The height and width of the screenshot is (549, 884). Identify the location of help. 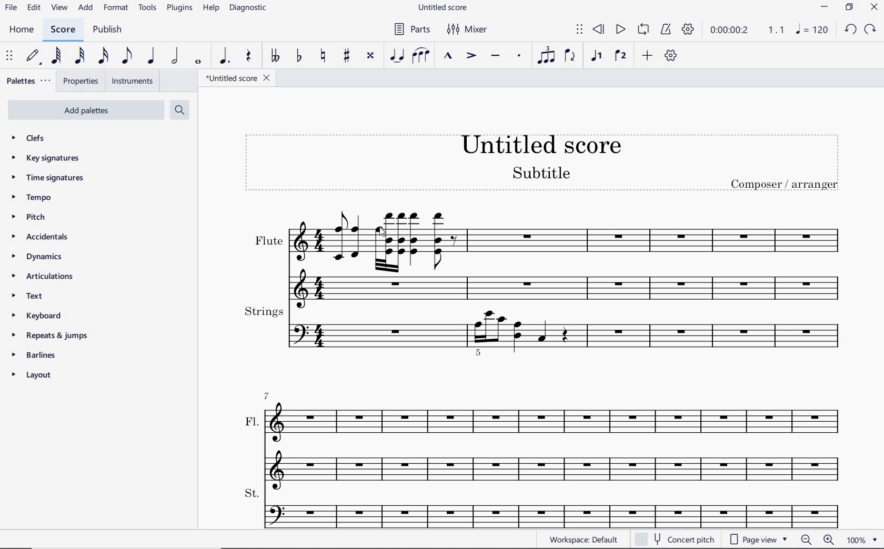
(210, 9).